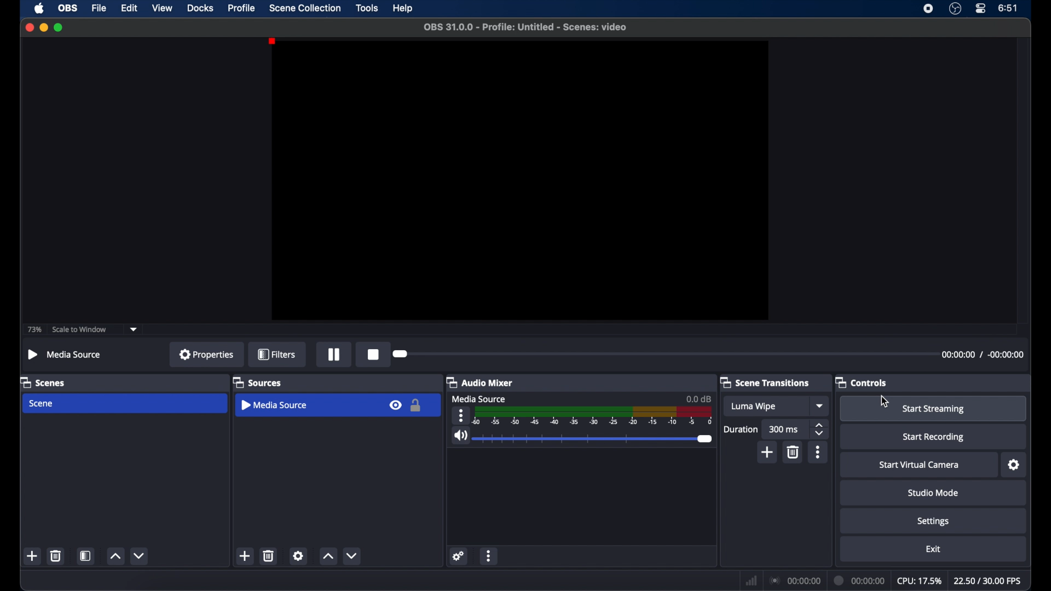 Image resolution: width=1051 pixels, height=591 pixels. Describe the element at coordinates (162, 9) in the screenshot. I see `view` at that location.